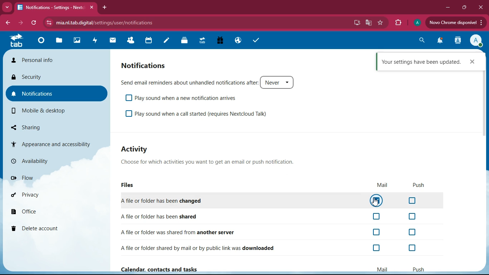 The image size is (489, 275). Describe the element at coordinates (7, 8) in the screenshot. I see `more` at that location.